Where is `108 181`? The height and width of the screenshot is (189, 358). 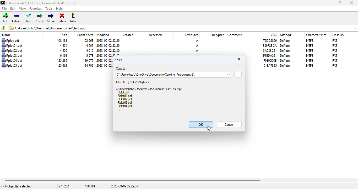 108 181 is located at coordinates (90, 186).